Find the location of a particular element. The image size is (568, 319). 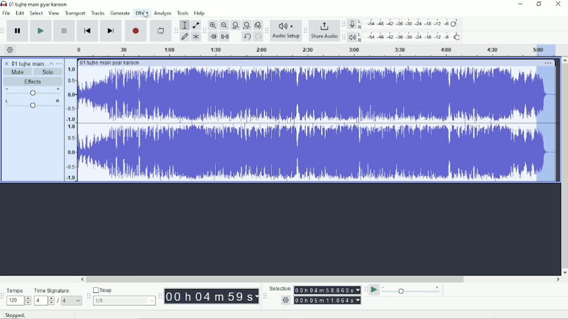

Restore down is located at coordinates (540, 4).